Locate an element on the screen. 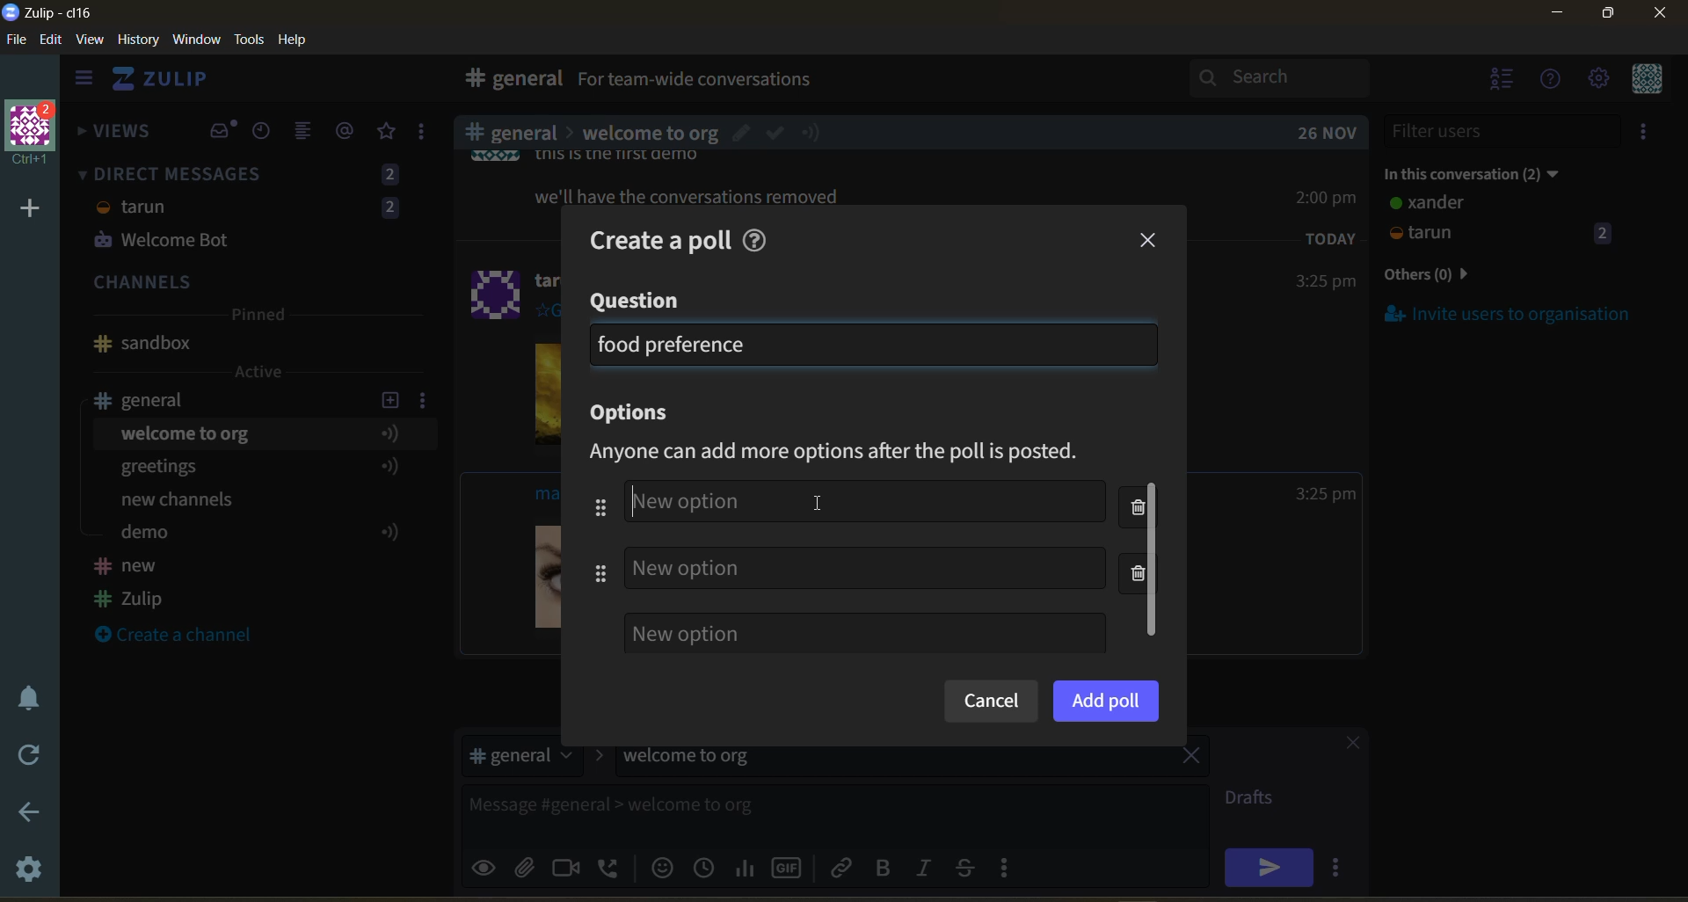 This screenshot has height=902, width=1688. help is located at coordinates (1022, 83).